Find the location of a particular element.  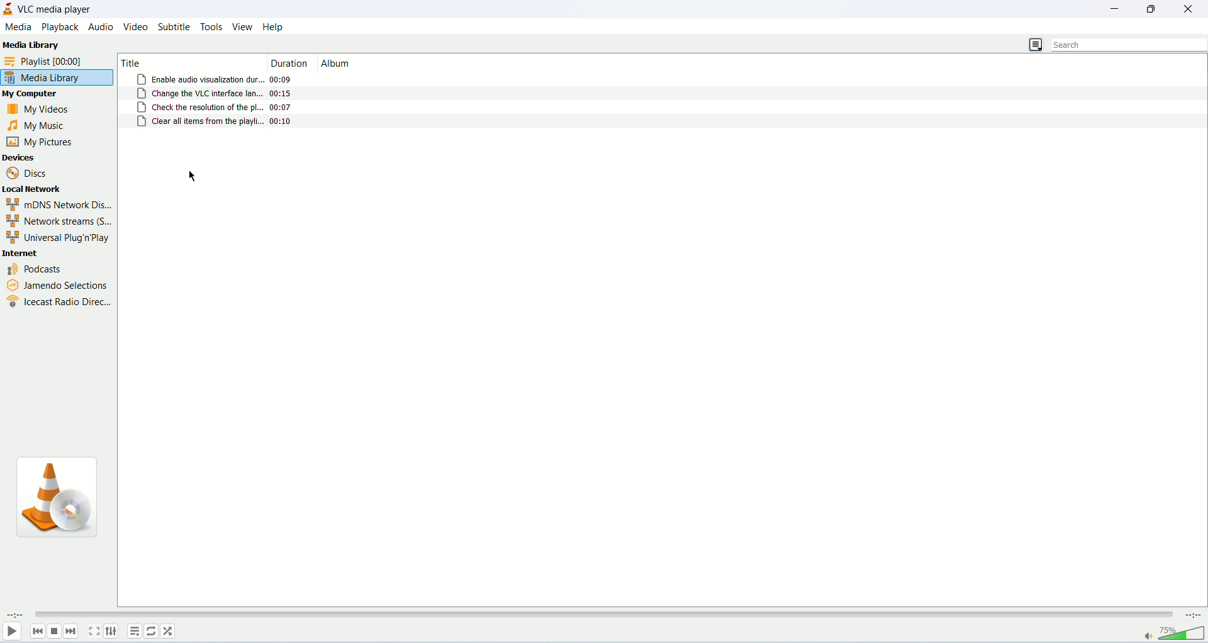

media is located at coordinates (18, 27).